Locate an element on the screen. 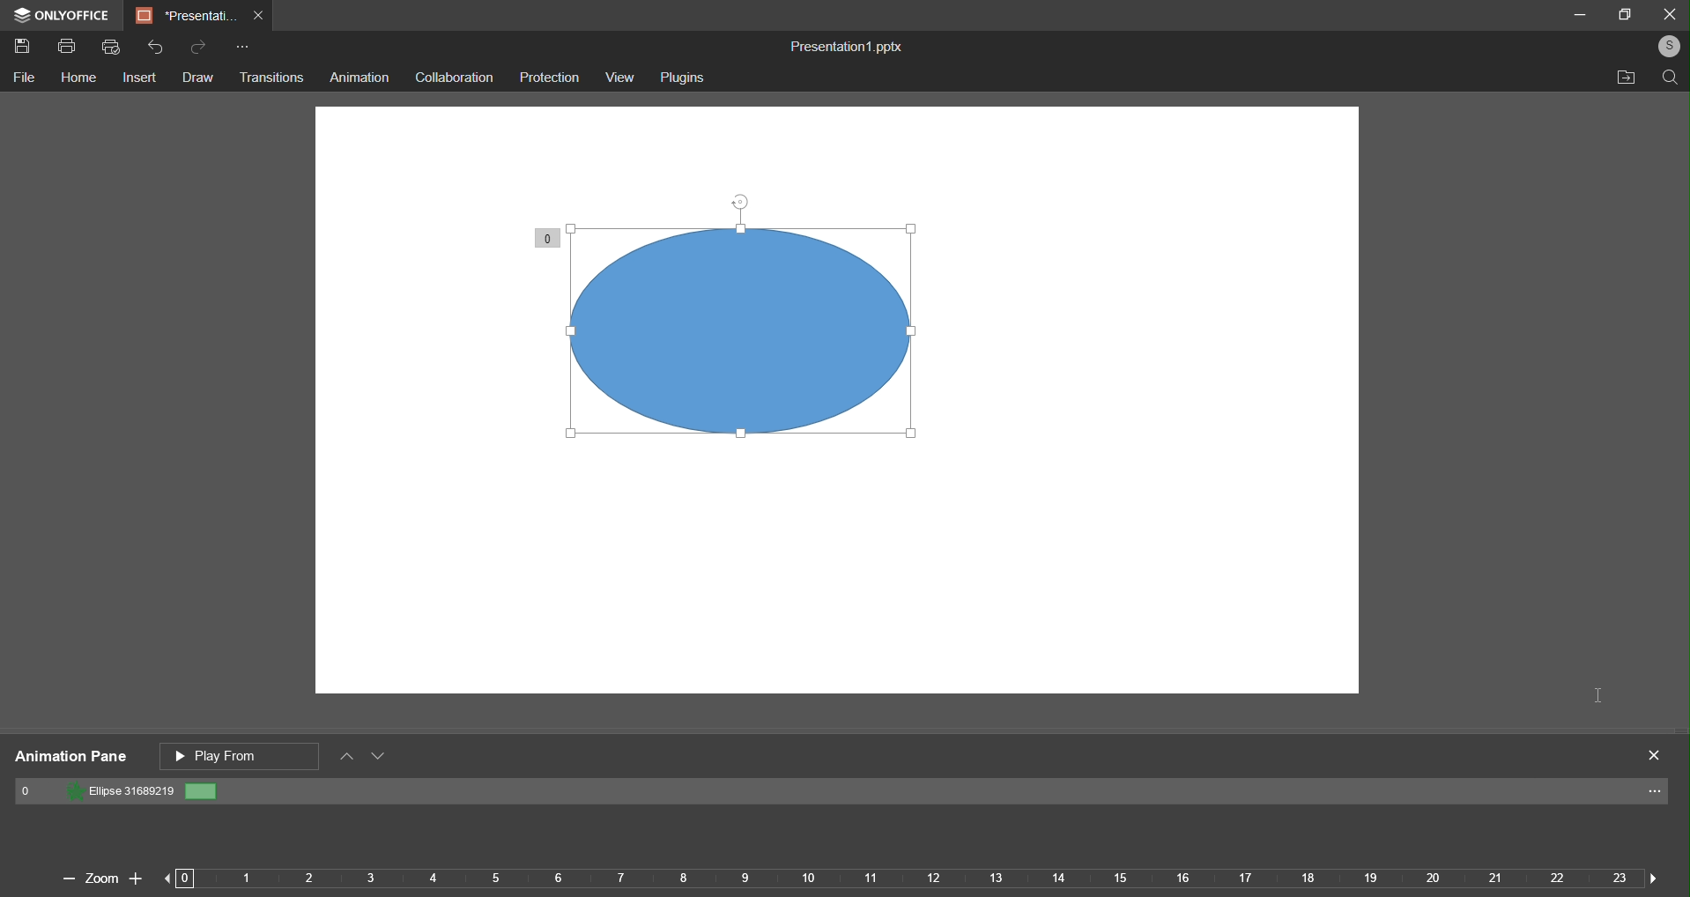 The image size is (1690, 897). Current Tab is located at coordinates (186, 16).